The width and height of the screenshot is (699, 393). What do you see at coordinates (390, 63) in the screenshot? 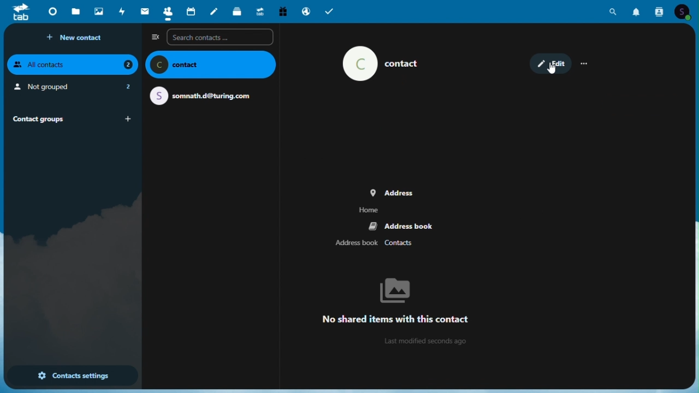
I see `contact` at bounding box center [390, 63].